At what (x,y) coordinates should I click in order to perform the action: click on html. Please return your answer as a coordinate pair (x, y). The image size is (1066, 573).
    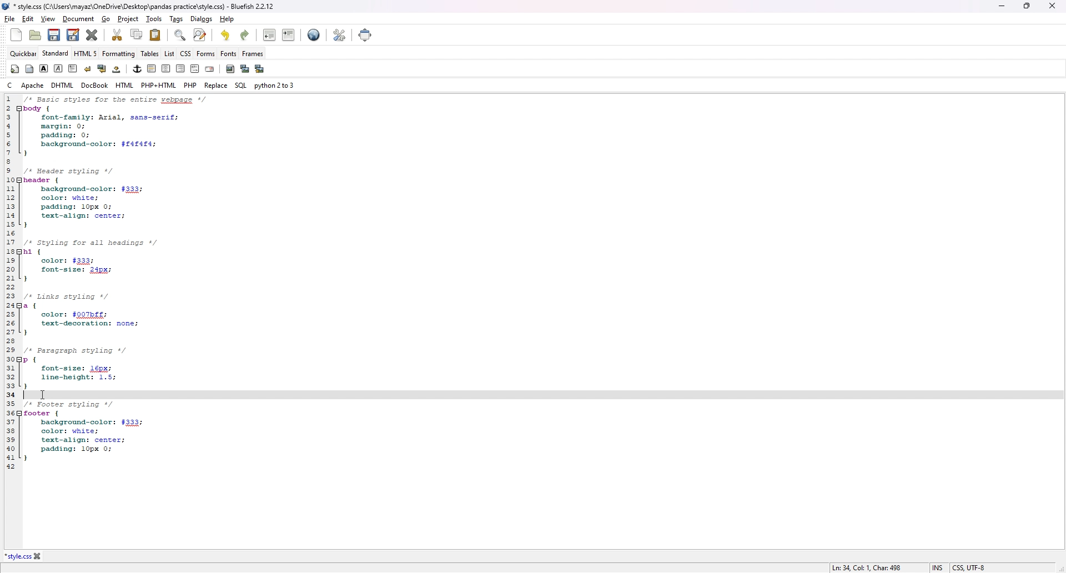
    Looking at the image, I should click on (125, 86).